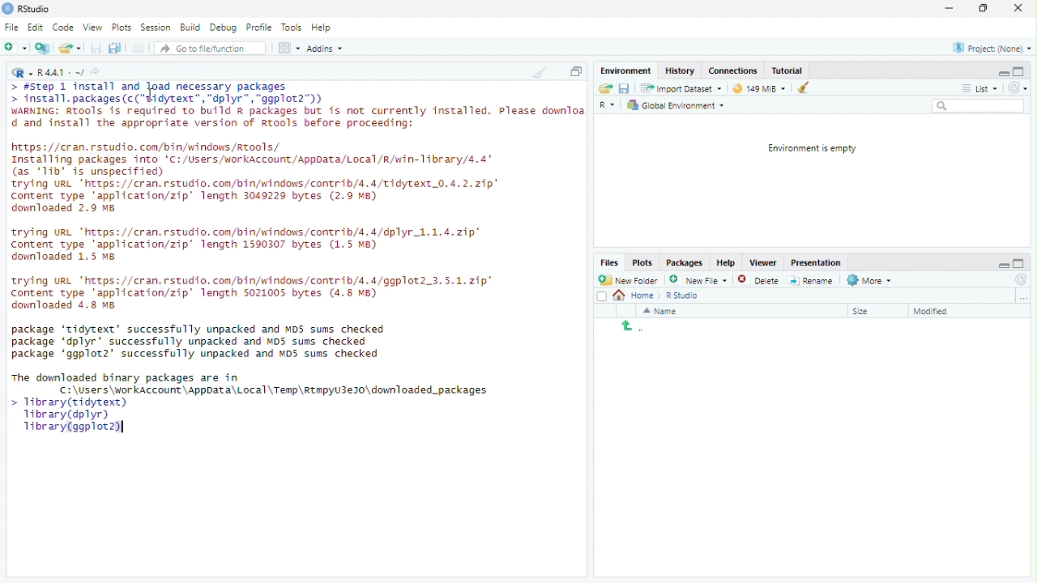 The image size is (1037, 583). What do you see at coordinates (684, 296) in the screenshot?
I see `R Studio` at bounding box center [684, 296].